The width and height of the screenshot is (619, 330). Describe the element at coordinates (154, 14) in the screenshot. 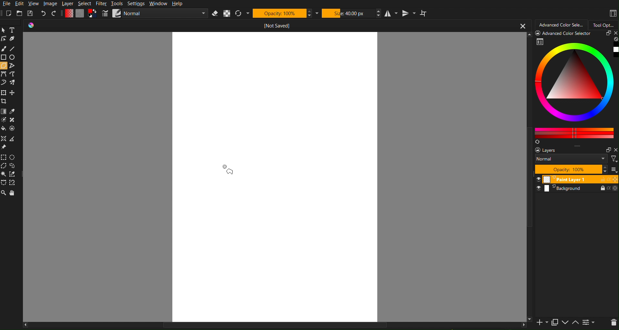

I see `Brush Settings` at that location.